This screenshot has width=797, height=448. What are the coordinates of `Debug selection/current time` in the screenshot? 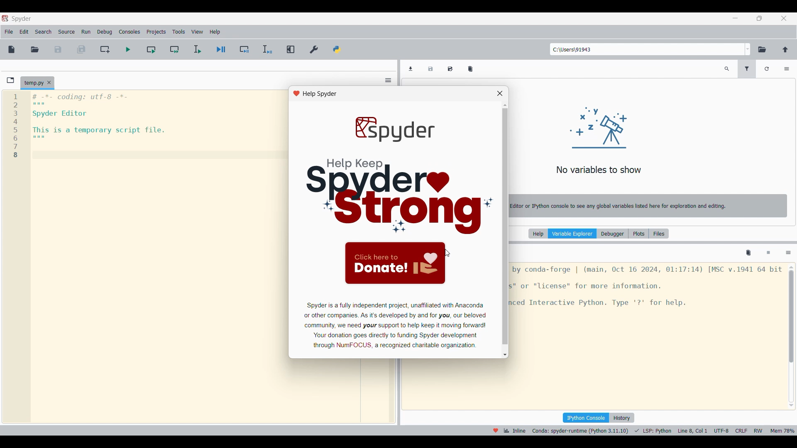 It's located at (267, 49).